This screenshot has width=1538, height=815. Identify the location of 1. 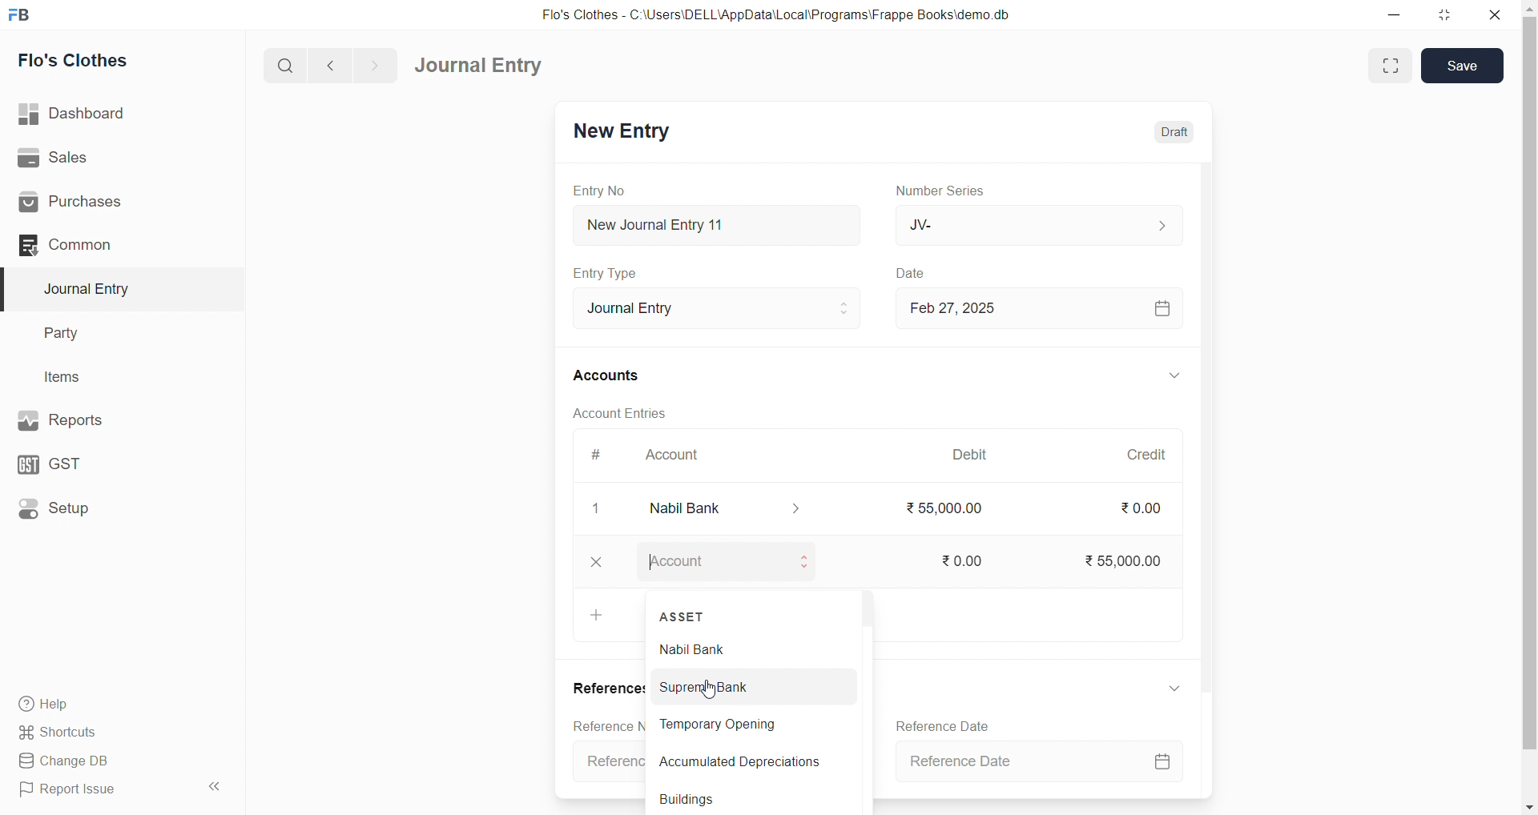
(604, 509).